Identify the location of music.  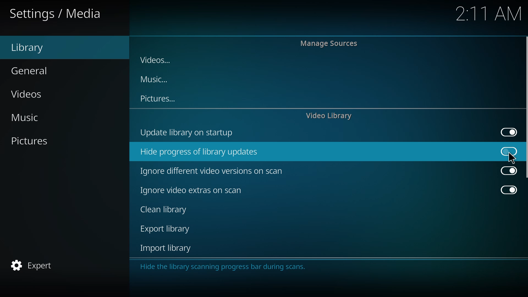
(154, 80).